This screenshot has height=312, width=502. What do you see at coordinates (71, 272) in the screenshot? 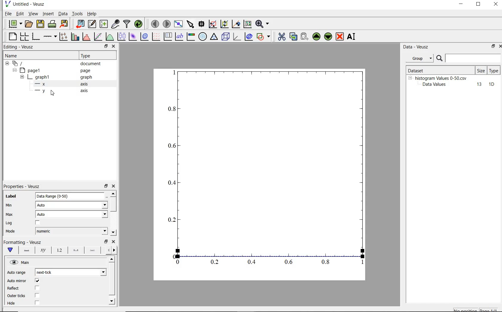
I see `next tick` at bounding box center [71, 272].